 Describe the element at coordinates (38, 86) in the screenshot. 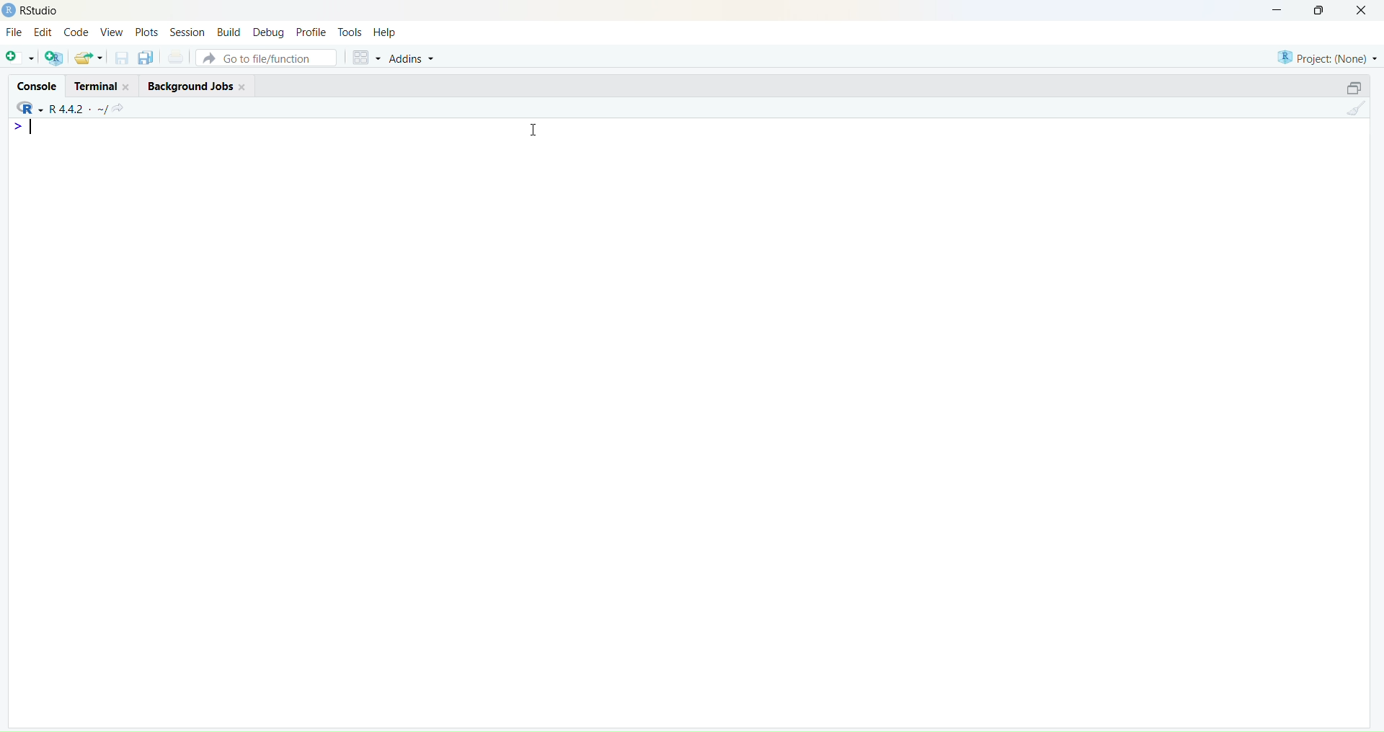

I see `console` at that location.